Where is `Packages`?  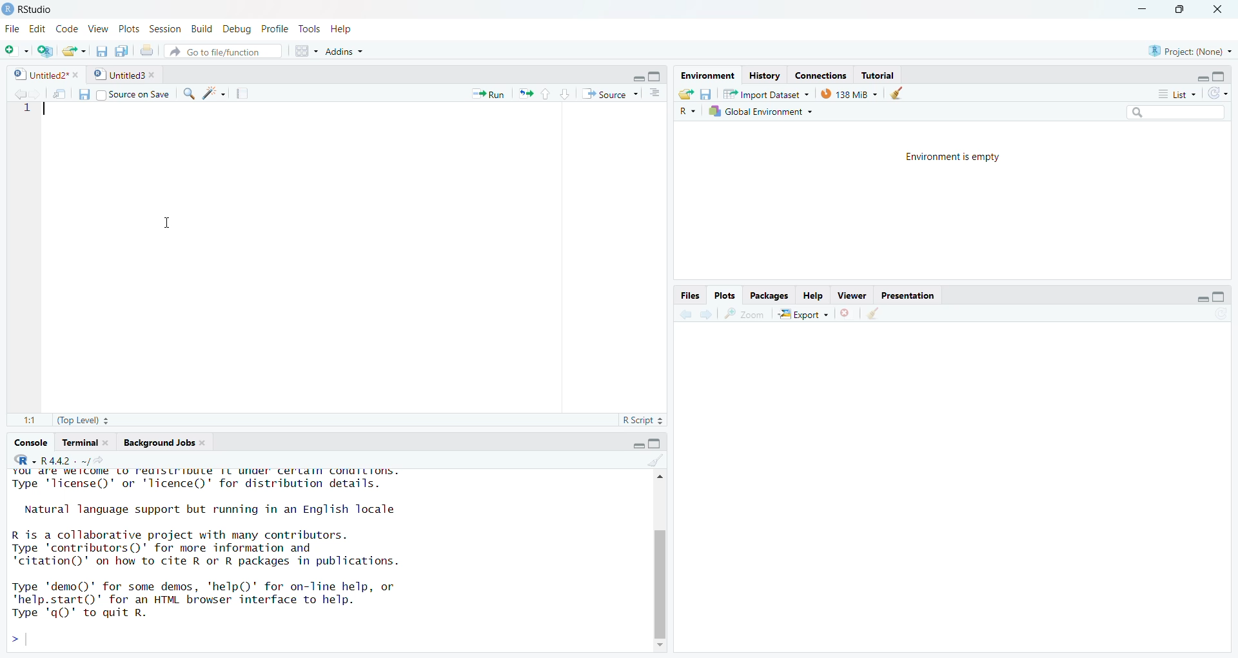 Packages is located at coordinates (771, 295).